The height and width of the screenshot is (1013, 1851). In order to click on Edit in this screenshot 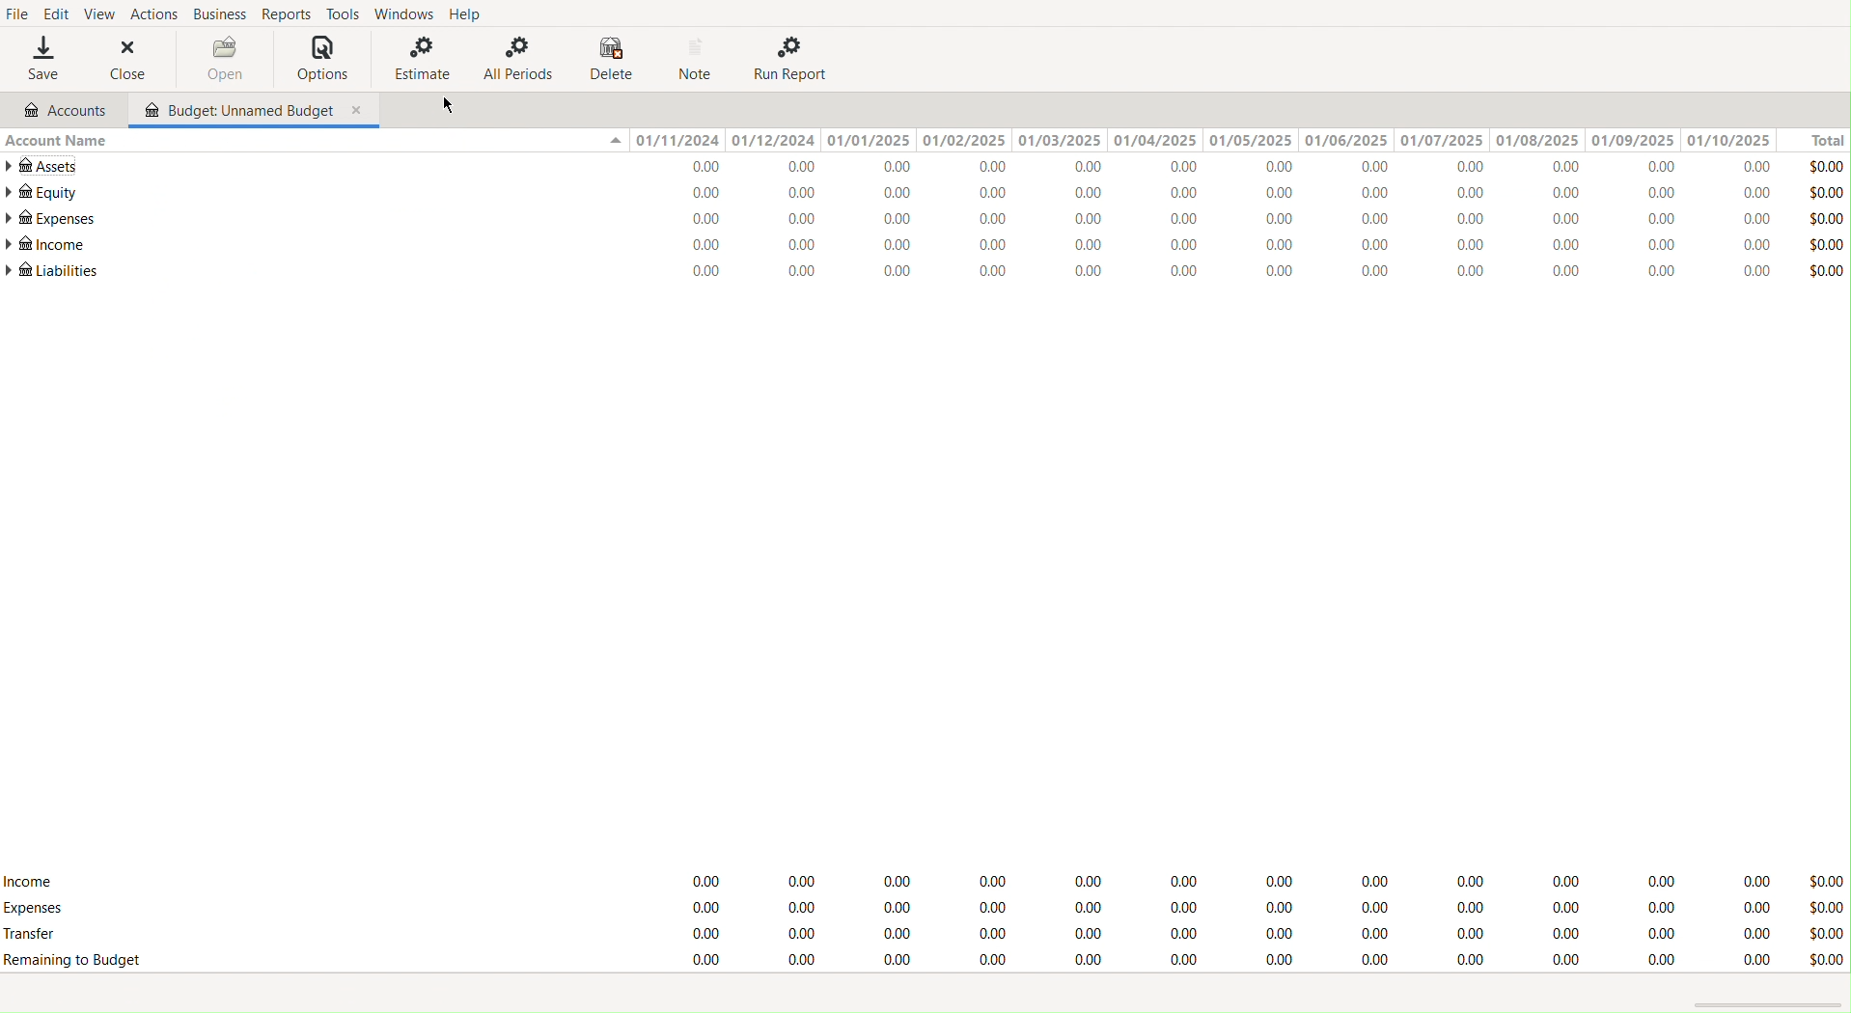, I will do `click(58, 14)`.